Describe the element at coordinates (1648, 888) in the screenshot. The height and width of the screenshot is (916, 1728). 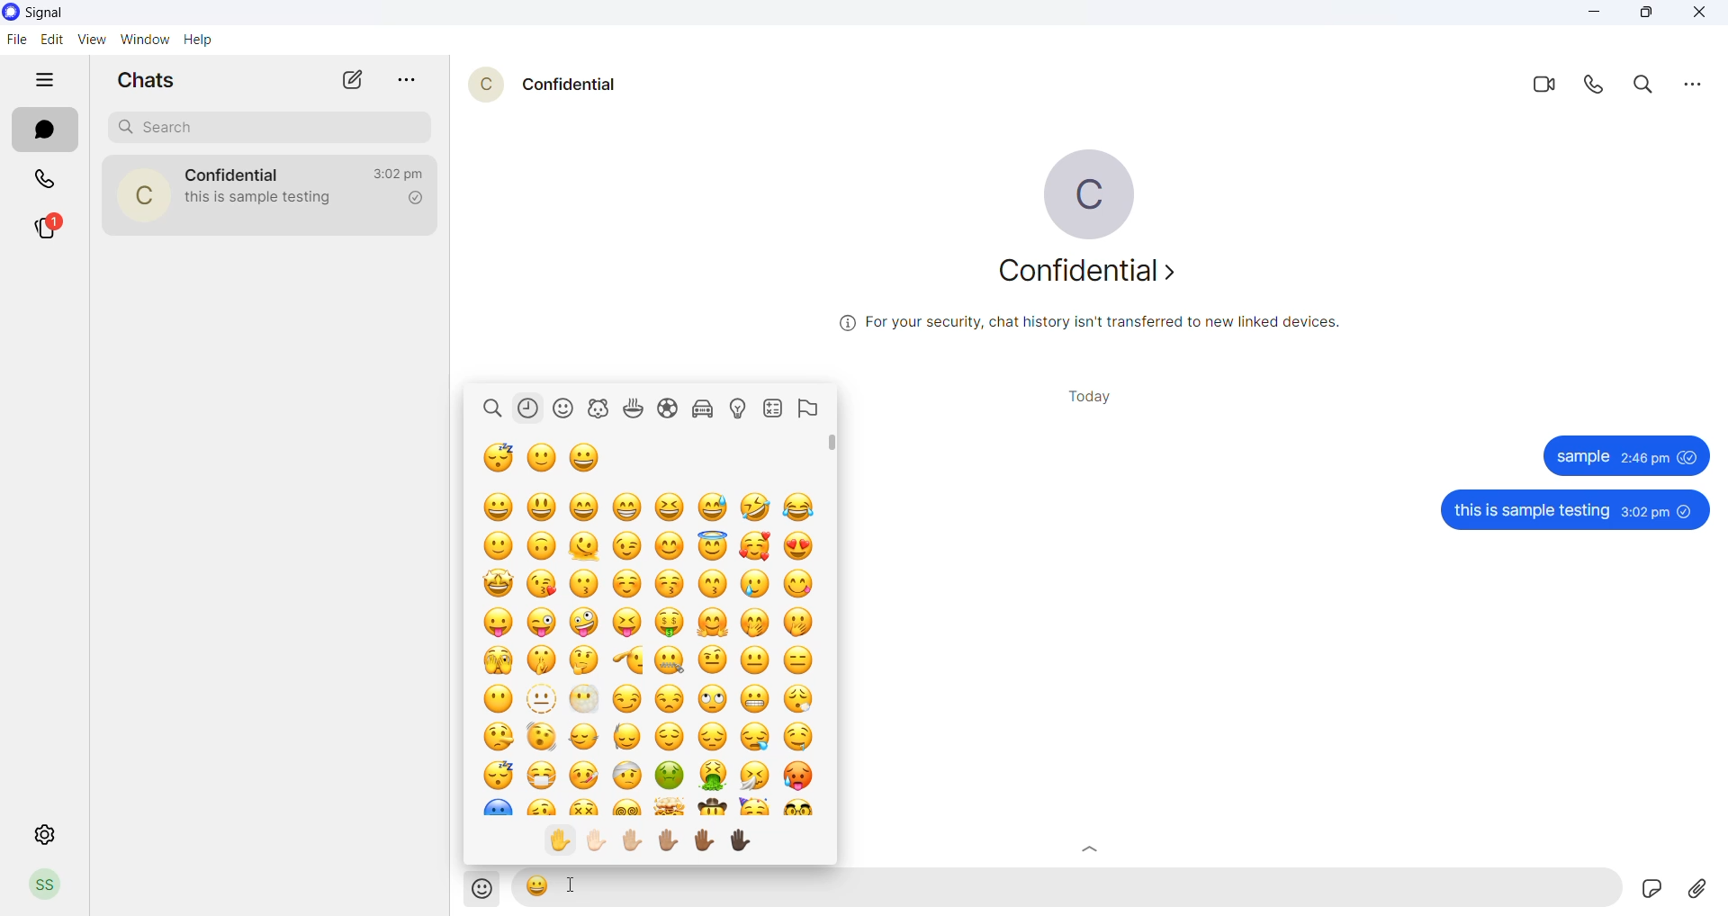
I see `Sticker` at that location.